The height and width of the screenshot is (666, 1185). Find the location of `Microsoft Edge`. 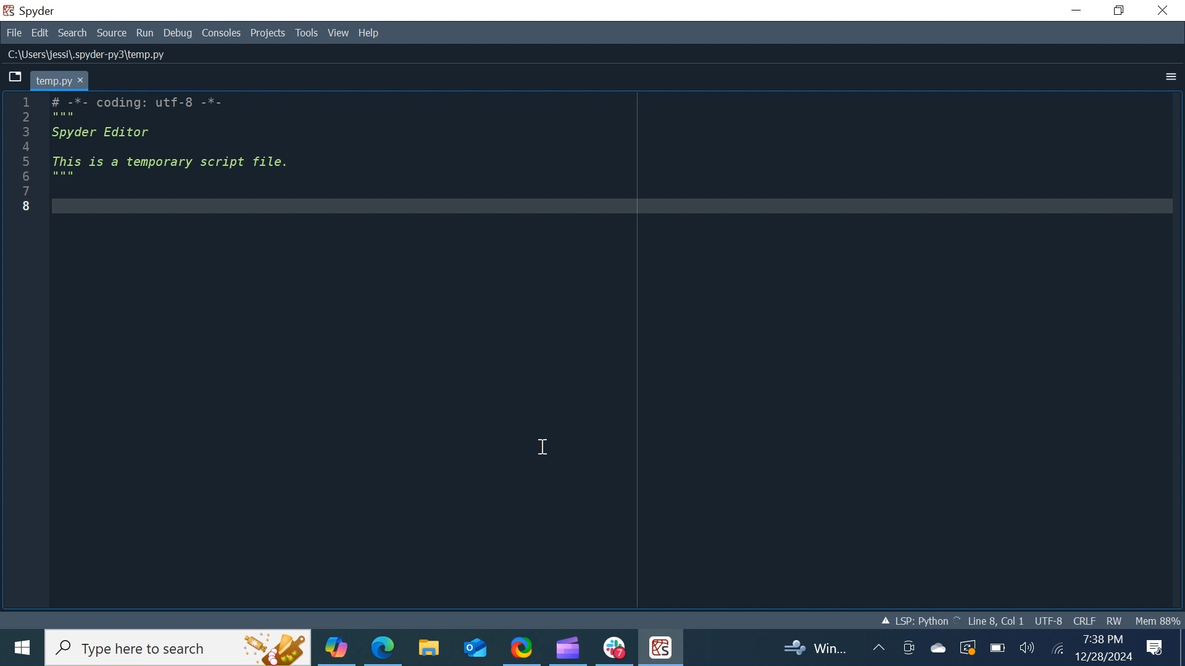

Microsoft Edge is located at coordinates (383, 647).